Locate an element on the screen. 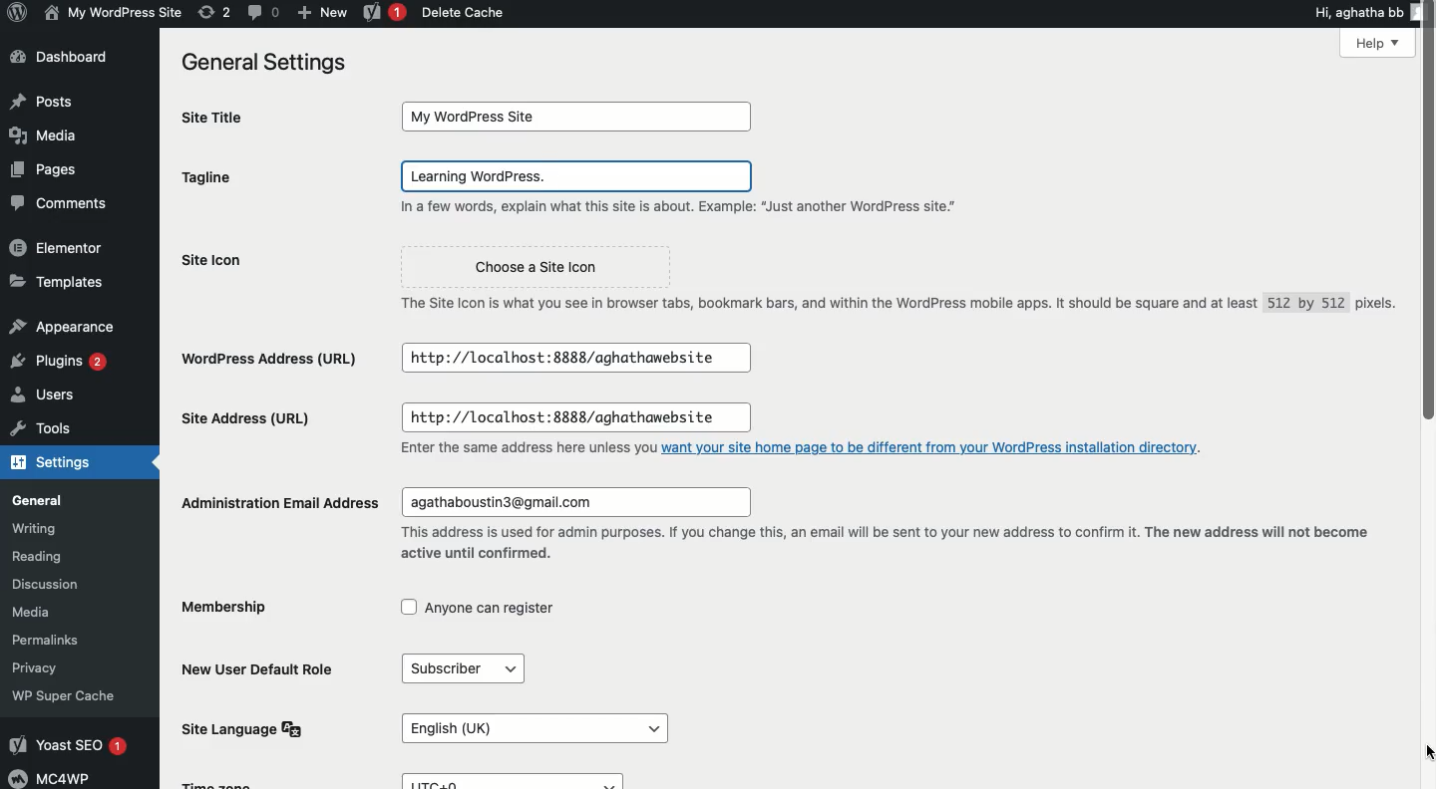 Image resolution: width=1436 pixels, height=789 pixels. Media is located at coordinates (51, 134).